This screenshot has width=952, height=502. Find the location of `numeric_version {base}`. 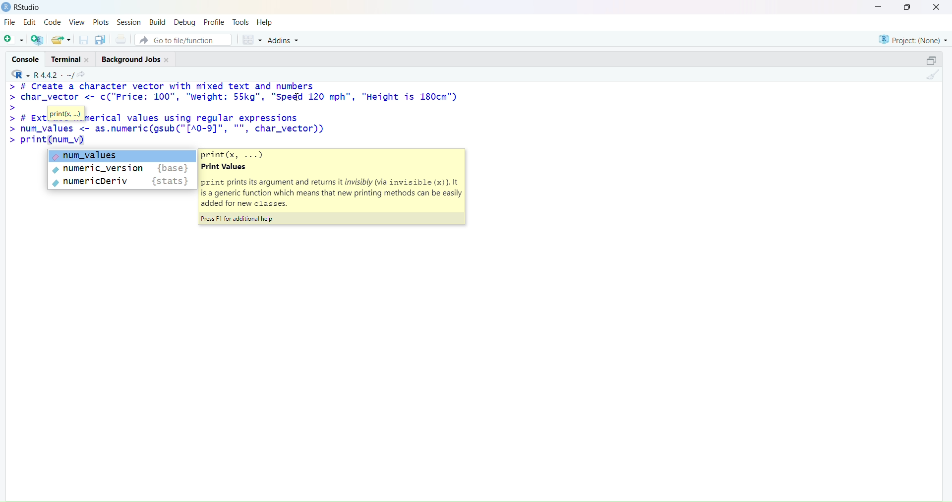

numeric_version {base} is located at coordinates (122, 169).